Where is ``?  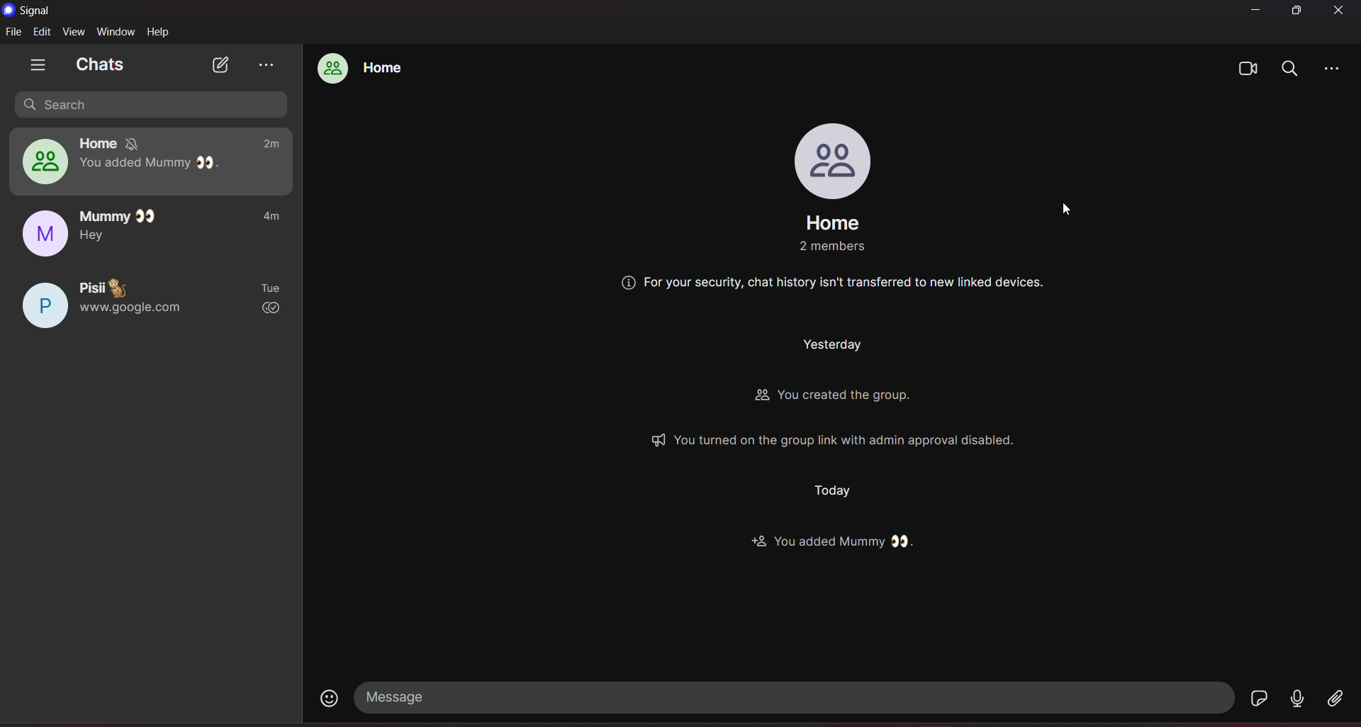  is located at coordinates (837, 400).